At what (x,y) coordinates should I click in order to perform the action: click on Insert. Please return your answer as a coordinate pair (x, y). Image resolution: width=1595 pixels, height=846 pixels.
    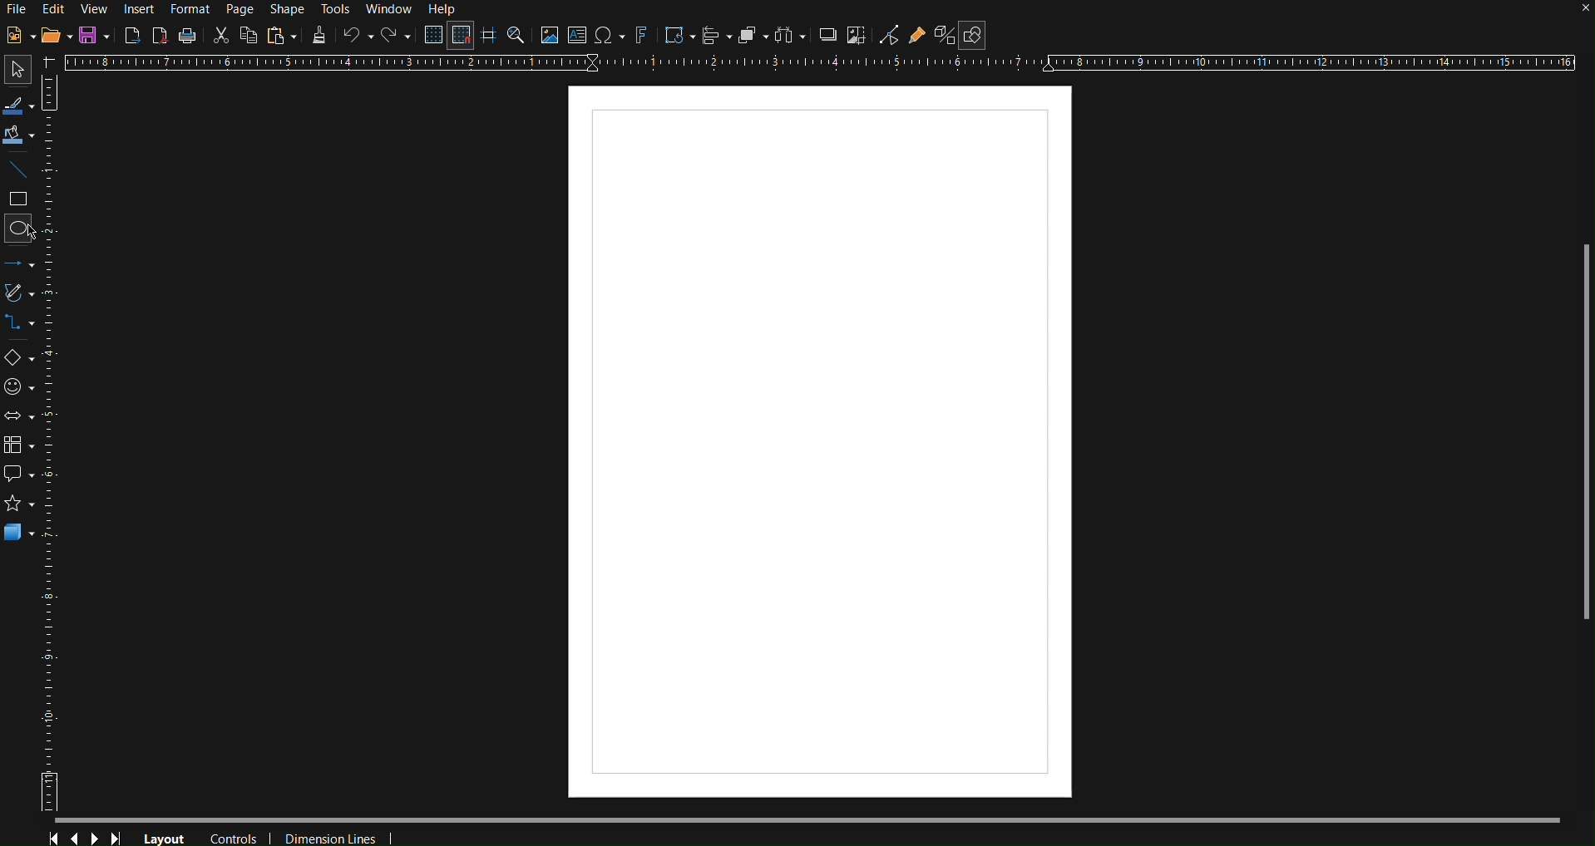
    Looking at the image, I should click on (141, 9).